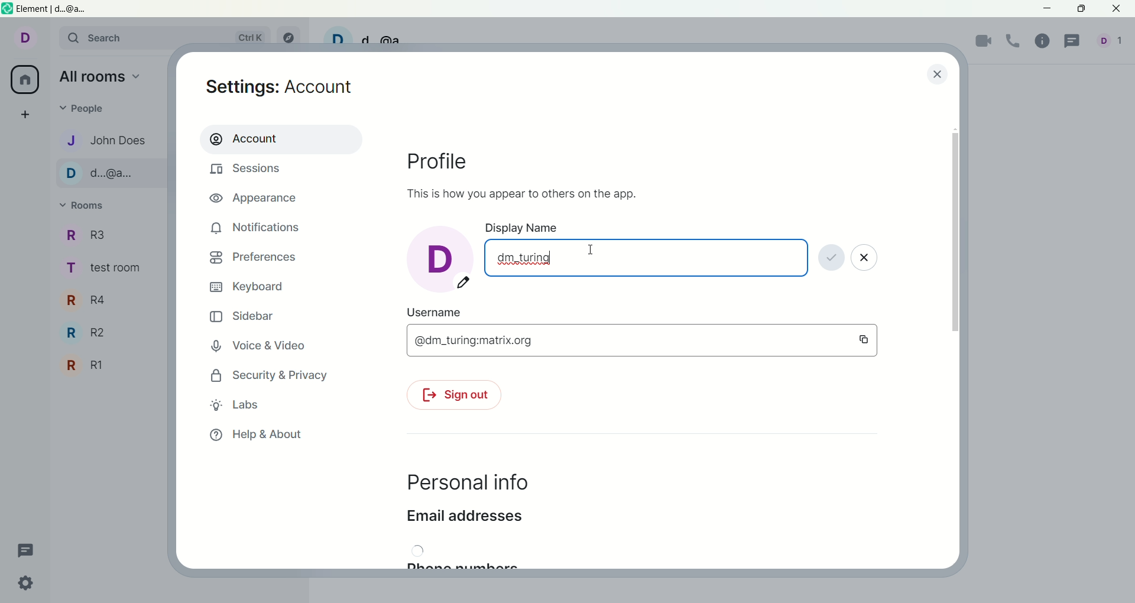 Image resolution: width=1135 pixels, height=603 pixels. Describe the element at coordinates (1081, 9) in the screenshot. I see `maximize` at that location.